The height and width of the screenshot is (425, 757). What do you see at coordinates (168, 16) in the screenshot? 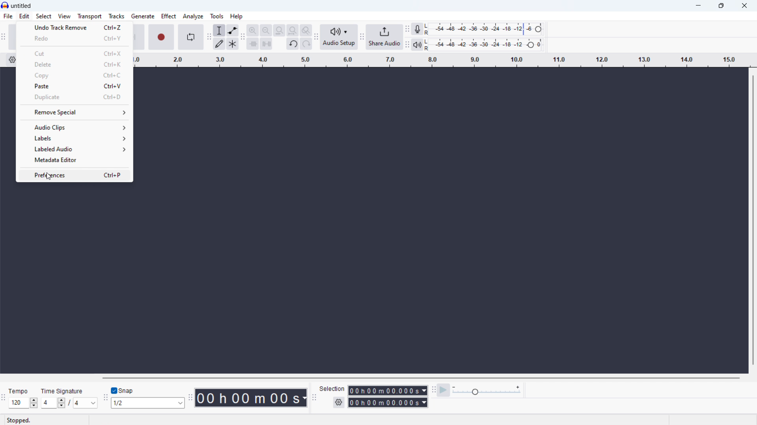
I see `effect` at bounding box center [168, 16].